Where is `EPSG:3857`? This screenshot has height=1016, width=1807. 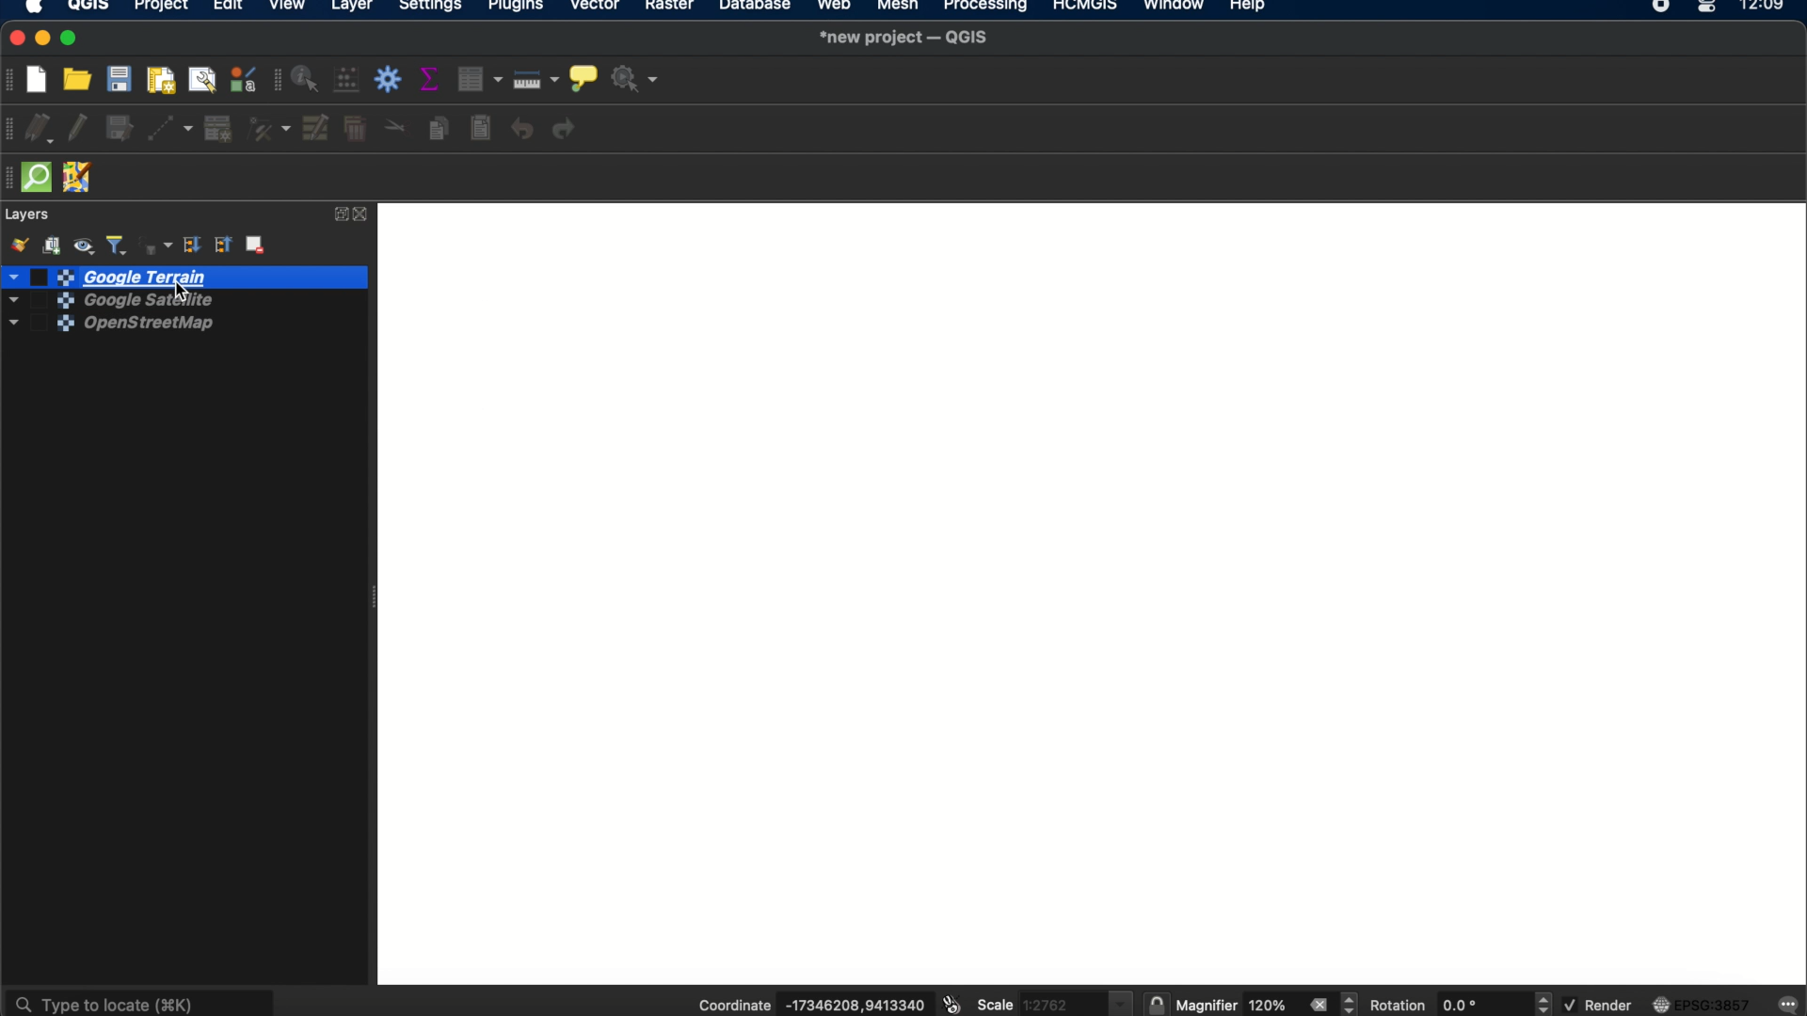 EPSG:3857 is located at coordinates (1705, 1004).